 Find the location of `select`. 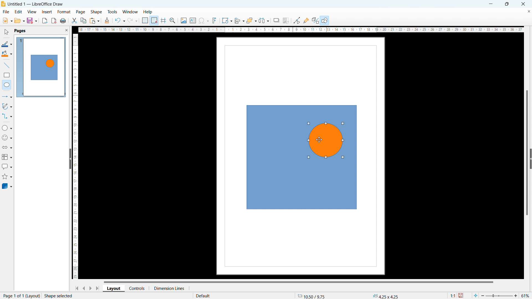

select is located at coordinates (6, 32).